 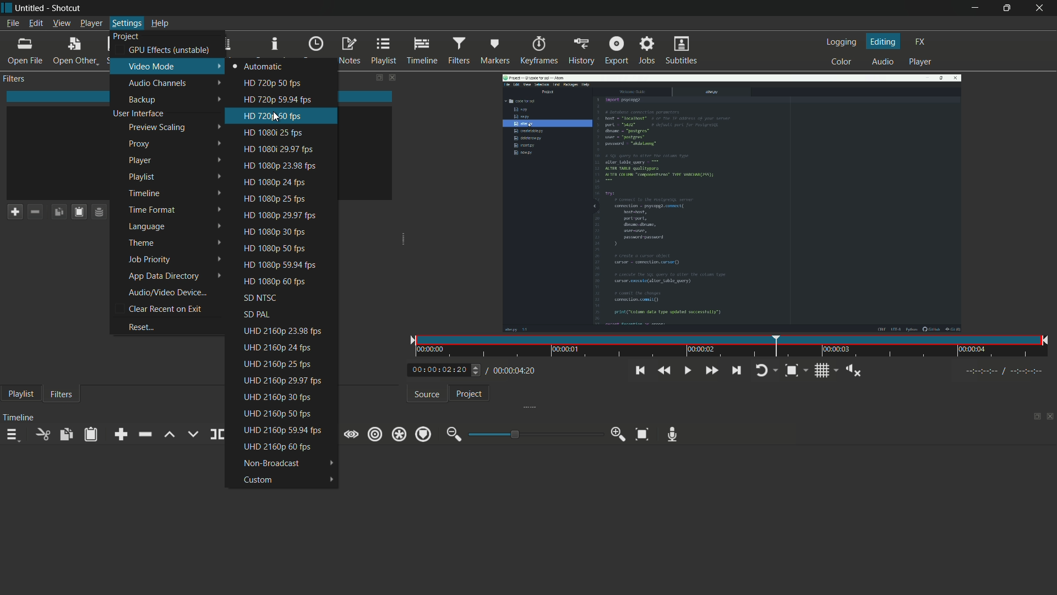 What do you see at coordinates (285, 396) in the screenshot?
I see `uhd 2160p 30 fps` at bounding box center [285, 396].